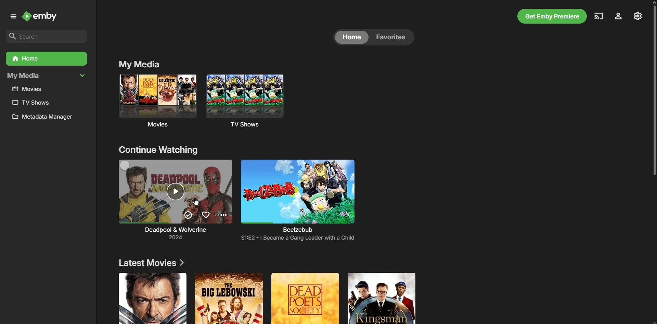 Image resolution: width=657 pixels, height=324 pixels. Describe the element at coordinates (12, 16) in the screenshot. I see `Menu` at that location.